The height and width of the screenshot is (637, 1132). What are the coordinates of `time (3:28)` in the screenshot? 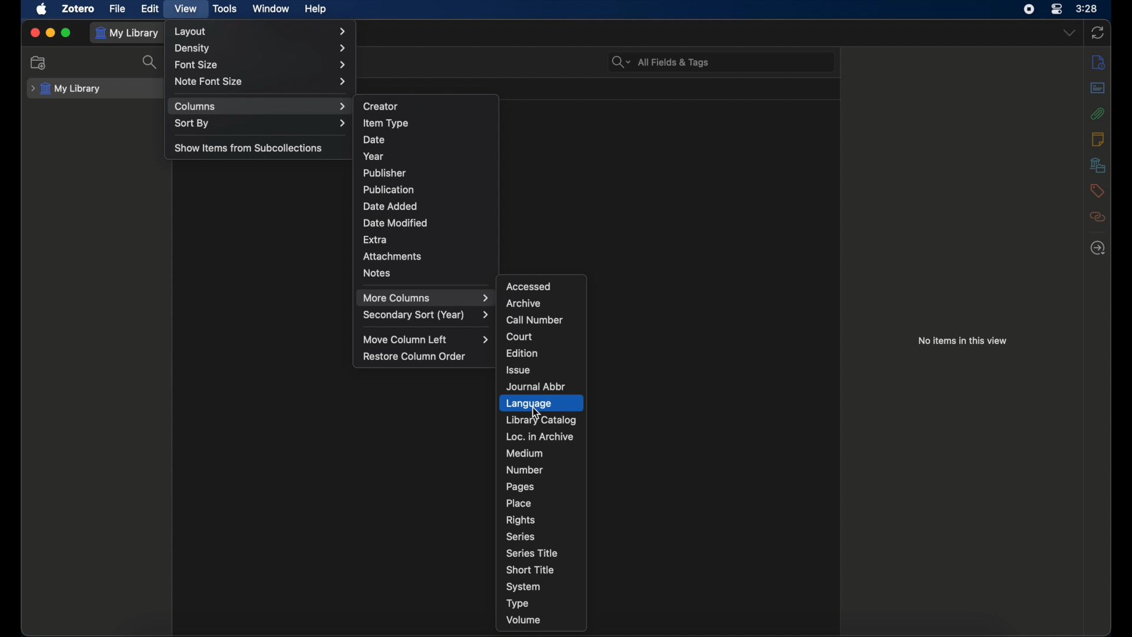 It's located at (1087, 8).